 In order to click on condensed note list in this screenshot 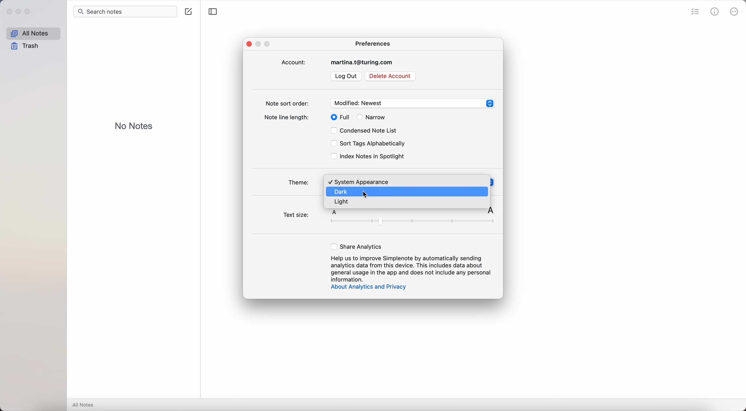, I will do `click(365, 131)`.